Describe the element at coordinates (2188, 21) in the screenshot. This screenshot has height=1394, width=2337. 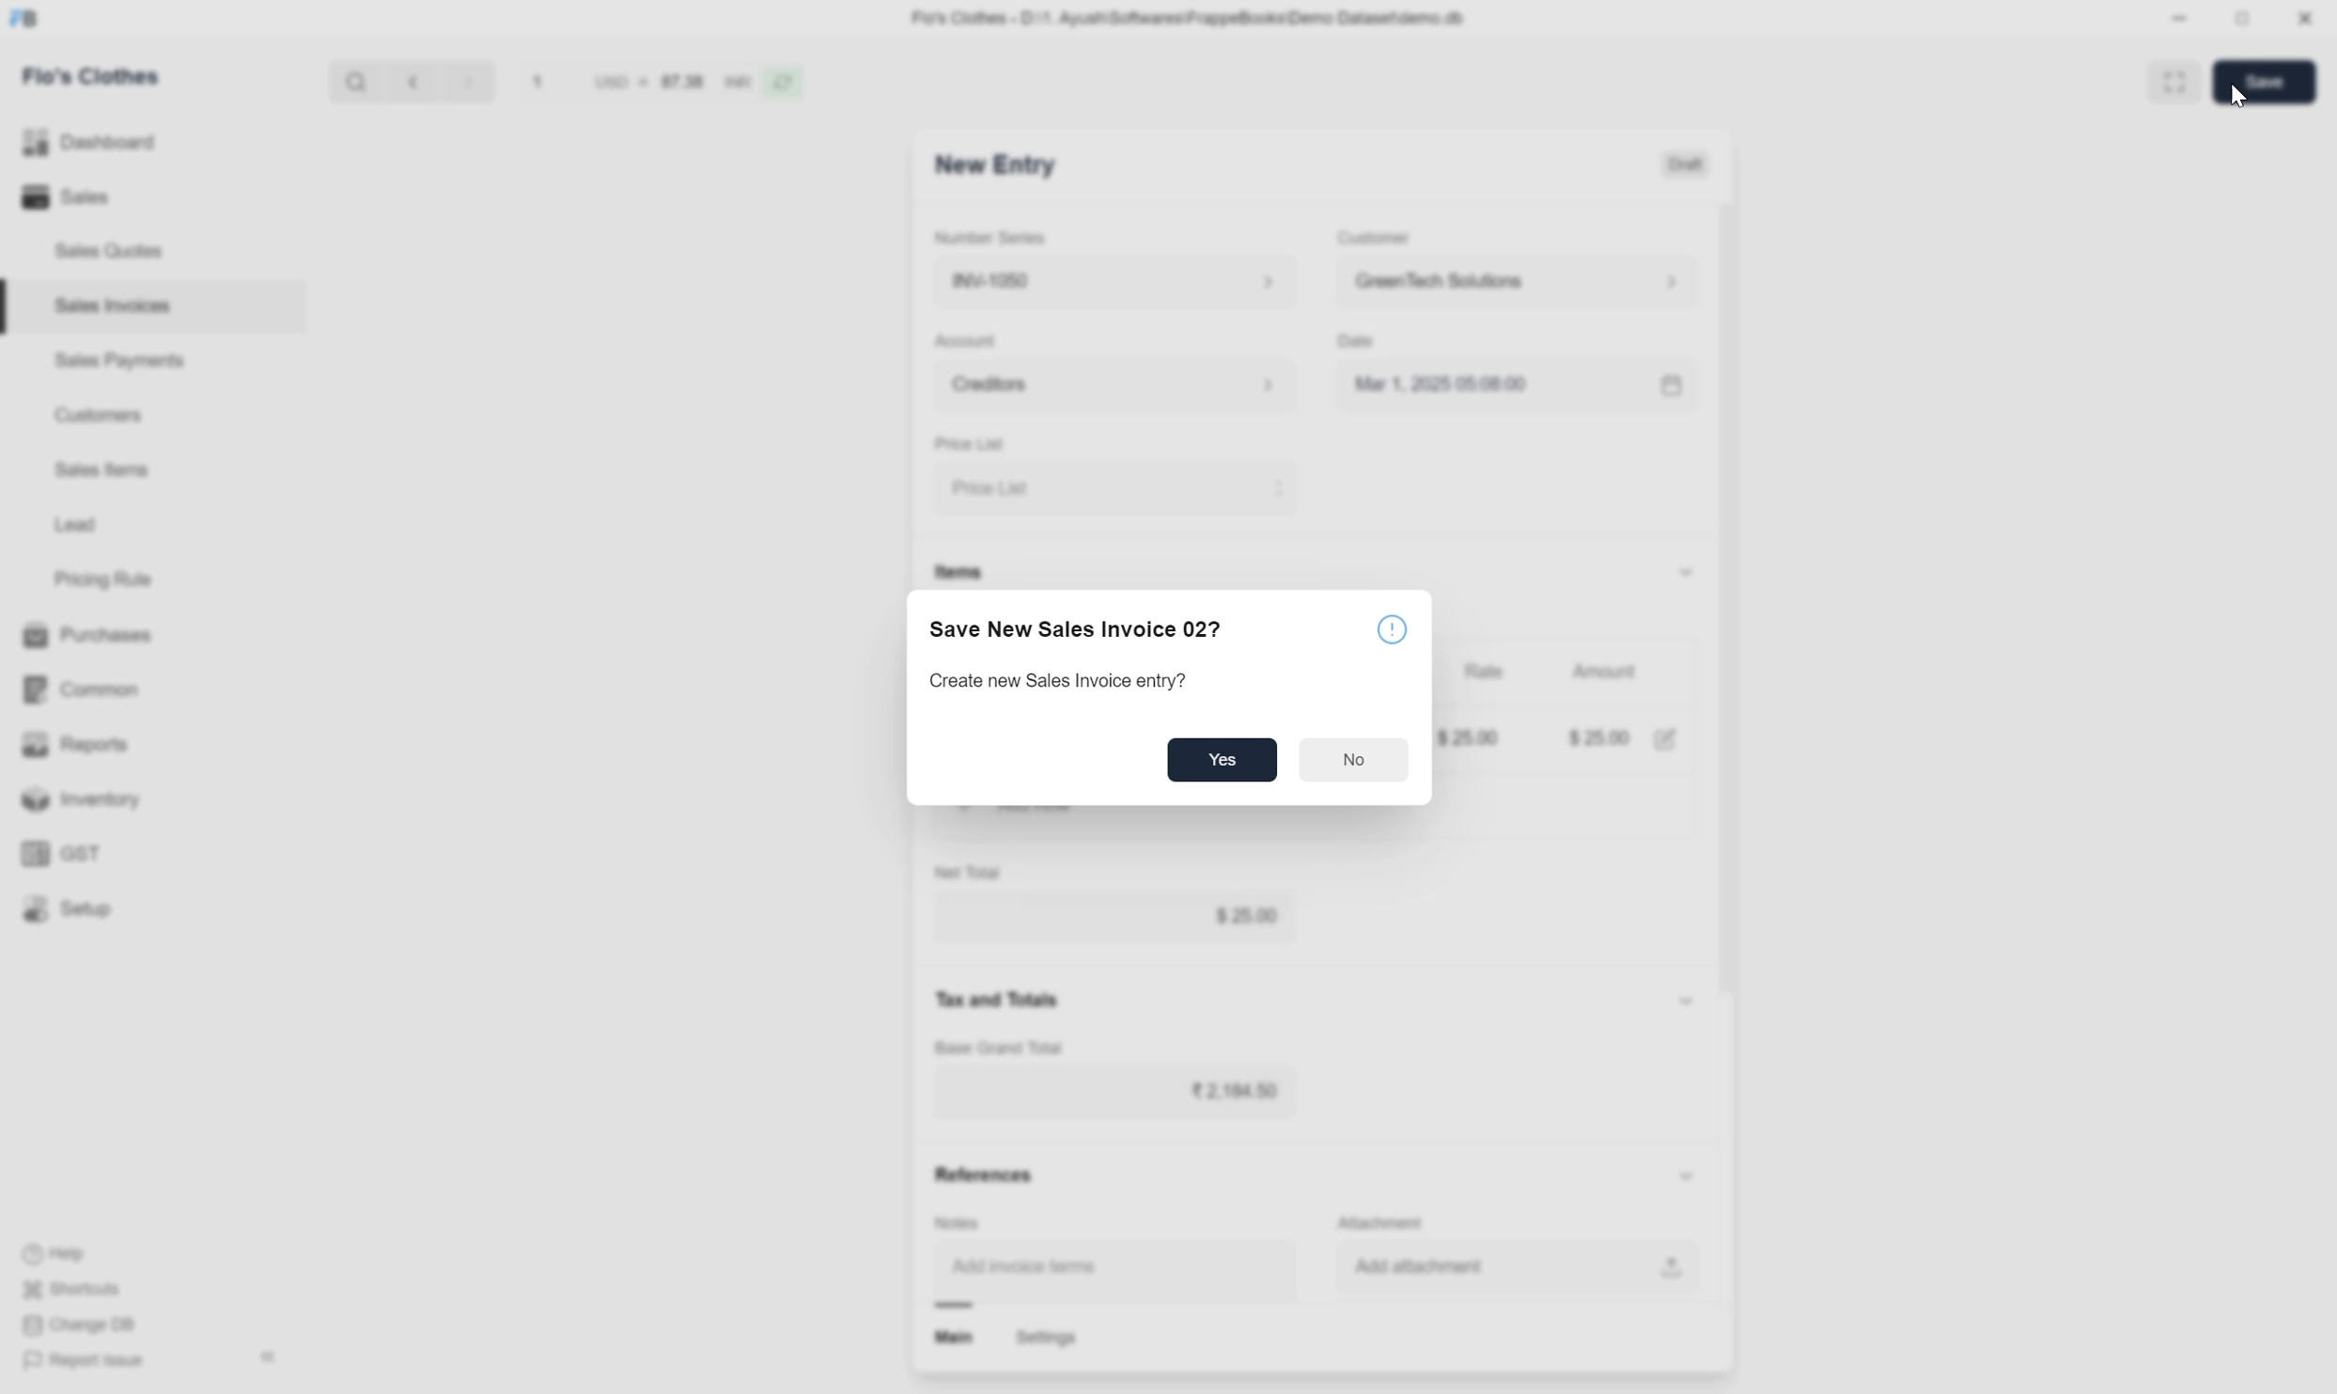
I see `minimize ` at that location.